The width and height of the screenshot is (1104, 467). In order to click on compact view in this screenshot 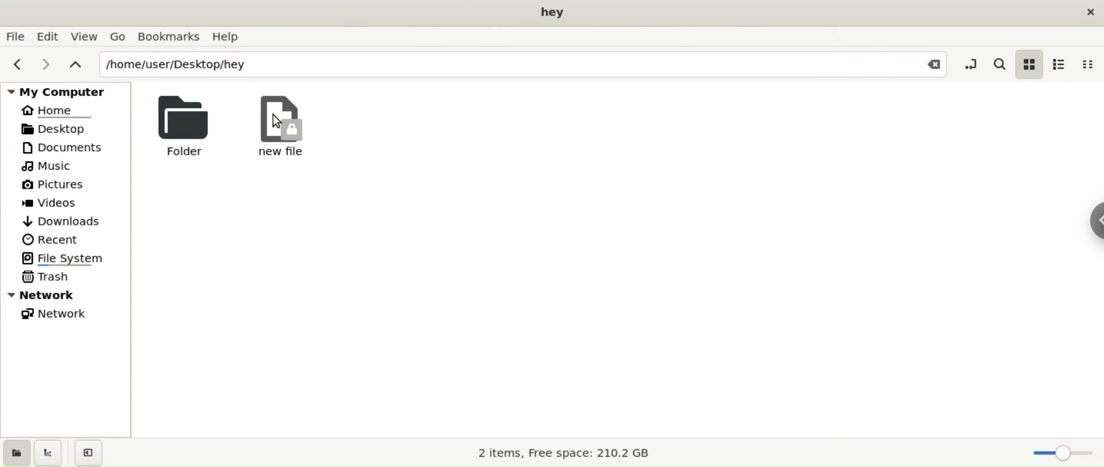, I will do `click(1089, 64)`.